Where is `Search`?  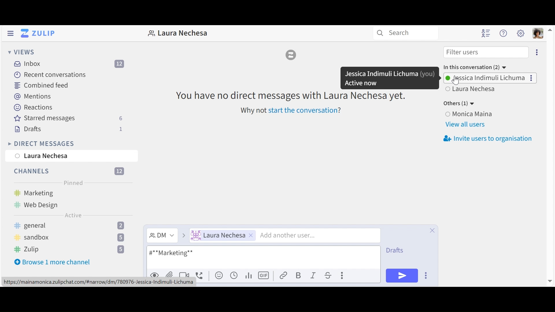 Search is located at coordinates (405, 33).